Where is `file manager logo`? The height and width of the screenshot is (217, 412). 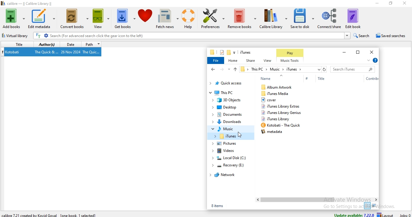 file manager logo is located at coordinates (213, 52).